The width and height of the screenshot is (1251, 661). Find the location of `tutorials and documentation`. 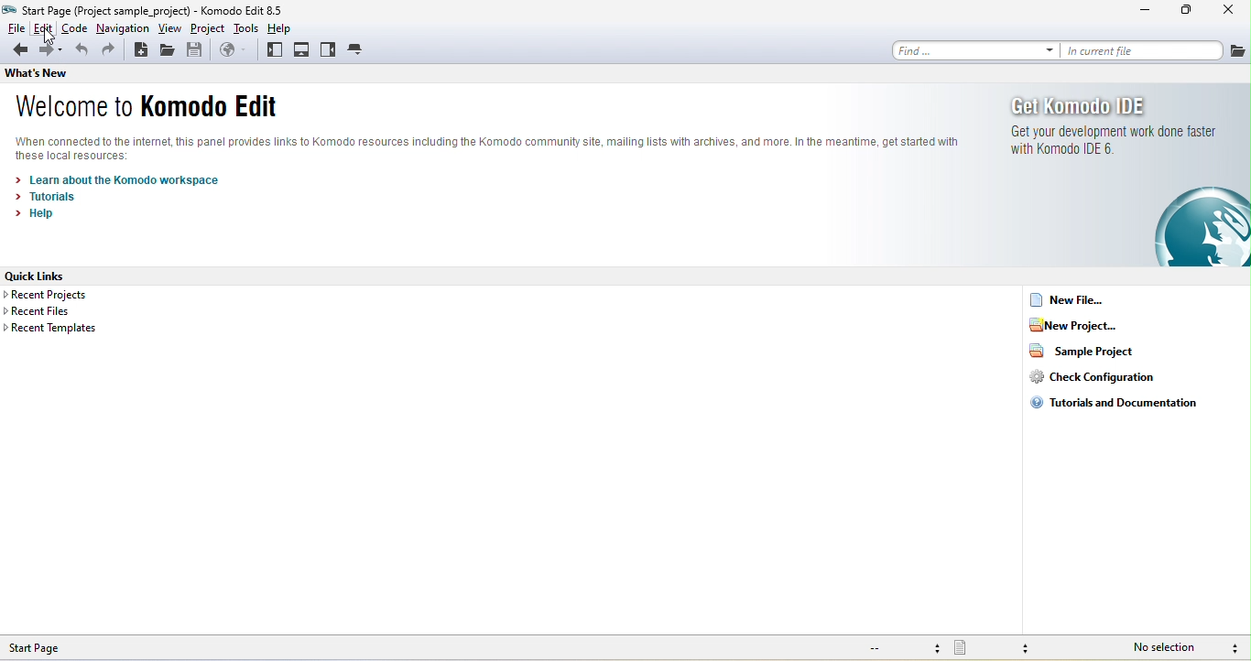

tutorials and documentation is located at coordinates (1122, 409).